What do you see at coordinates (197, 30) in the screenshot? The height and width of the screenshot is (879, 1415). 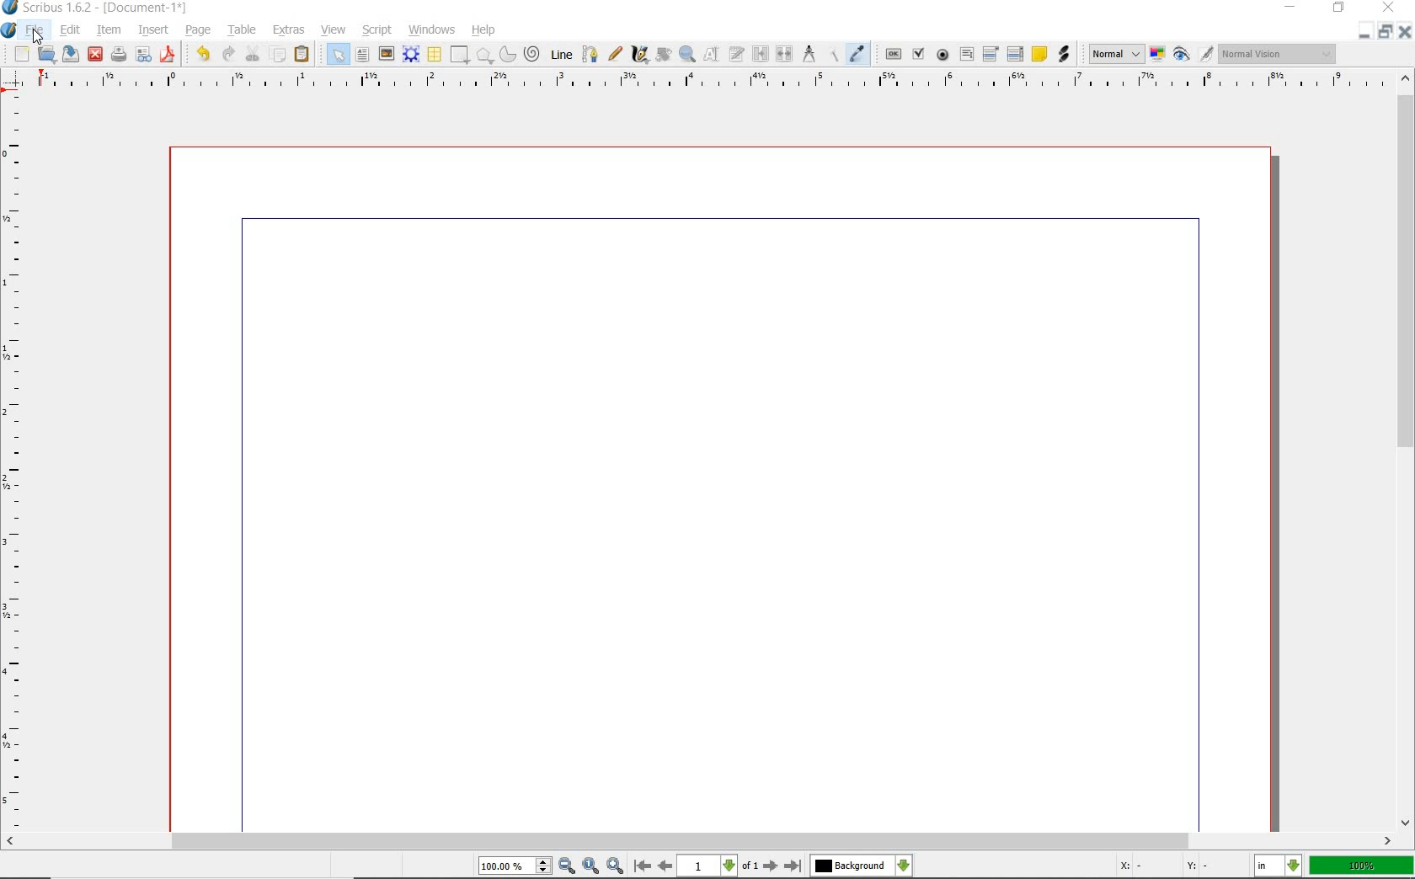 I see `page` at bounding box center [197, 30].